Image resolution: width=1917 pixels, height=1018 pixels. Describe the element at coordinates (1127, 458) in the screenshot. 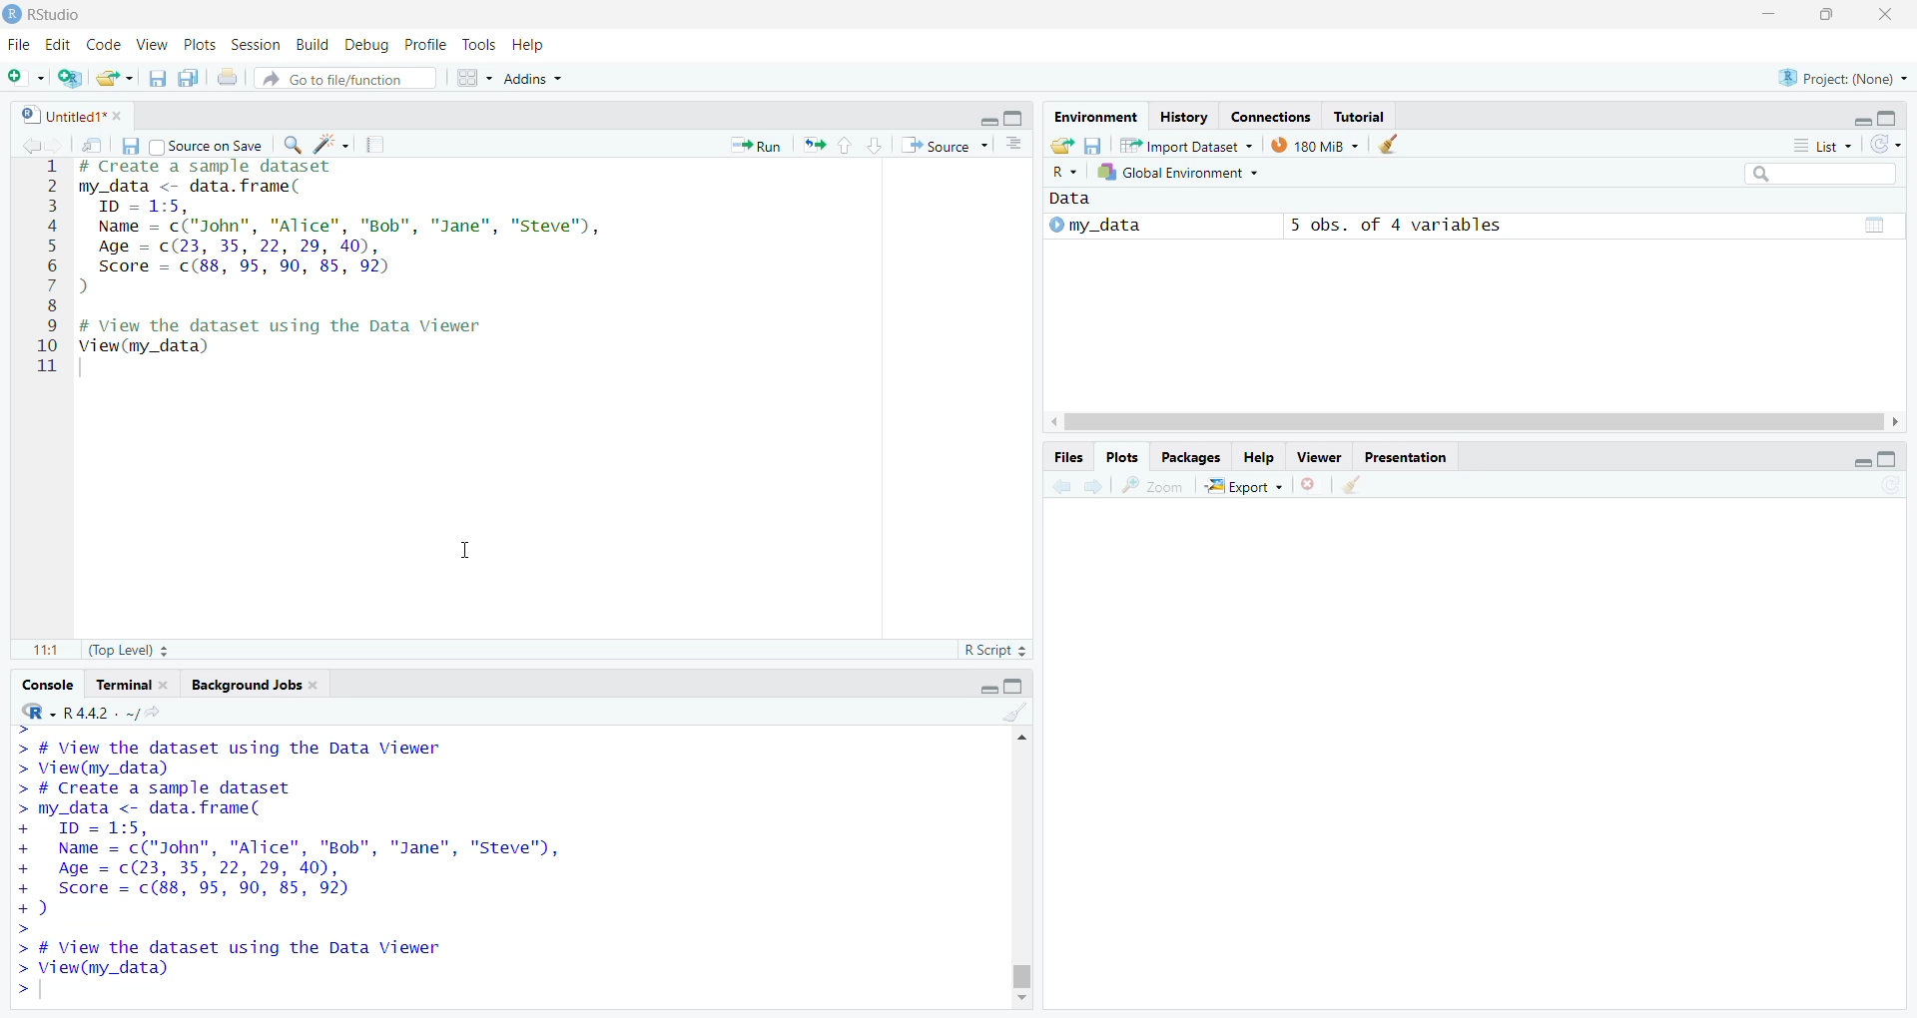

I see `Plots` at that location.